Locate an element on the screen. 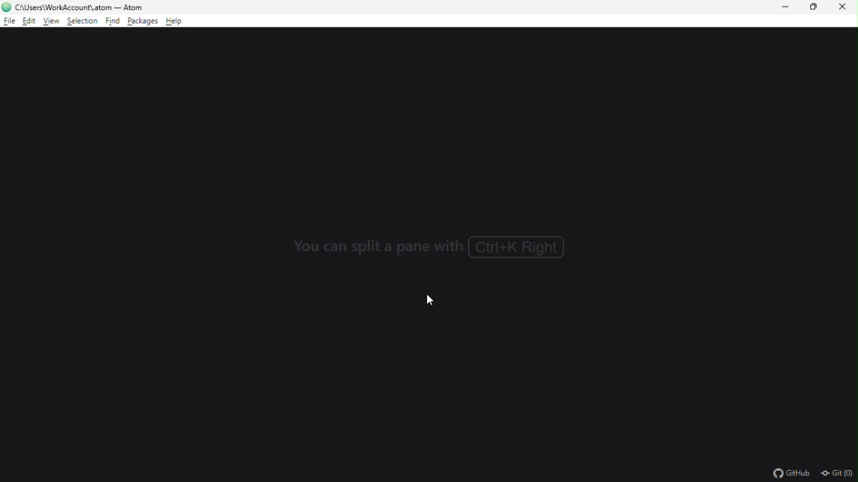  find  is located at coordinates (113, 23).